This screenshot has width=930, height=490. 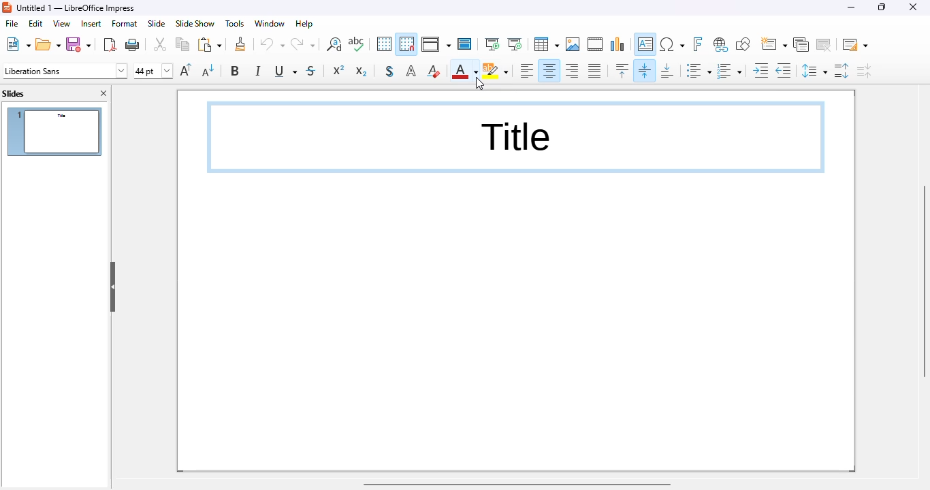 I want to click on vertical scroll bar, so click(x=922, y=281).